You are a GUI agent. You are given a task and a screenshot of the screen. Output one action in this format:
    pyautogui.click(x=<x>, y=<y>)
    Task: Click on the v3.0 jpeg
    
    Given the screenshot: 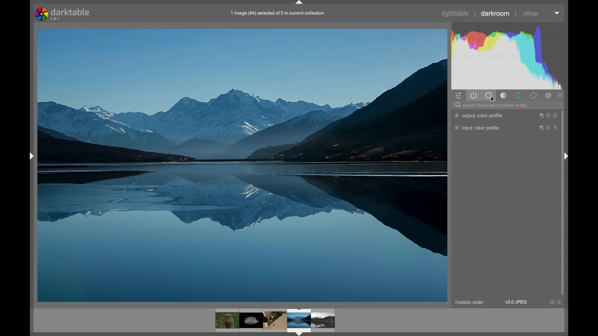 What is the action you would take?
    pyautogui.click(x=517, y=302)
    